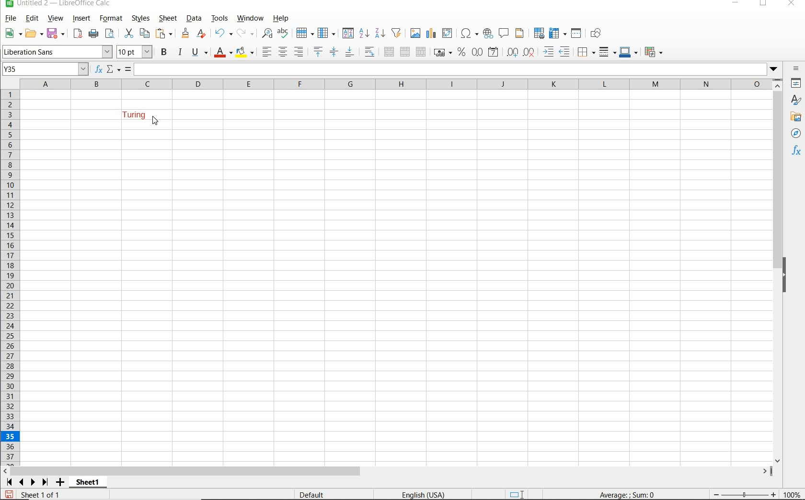  What do you see at coordinates (779, 271) in the screenshot?
I see `SCROLLBAR` at bounding box center [779, 271].